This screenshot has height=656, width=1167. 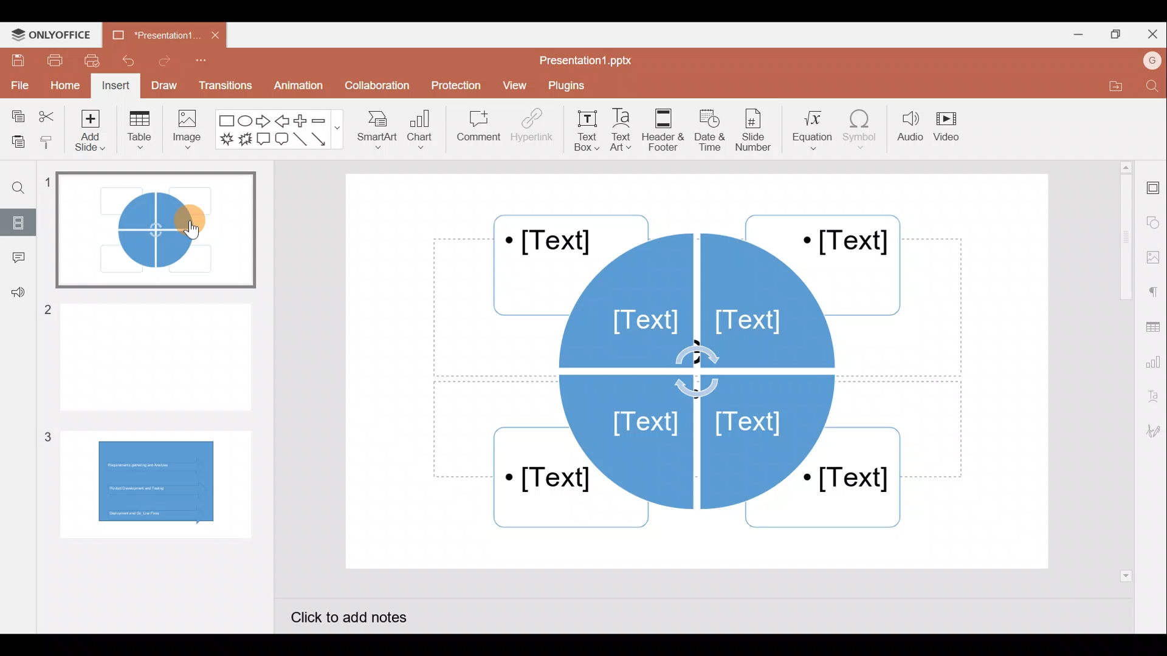 I want to click on Copy, so click(x=18, y=113).